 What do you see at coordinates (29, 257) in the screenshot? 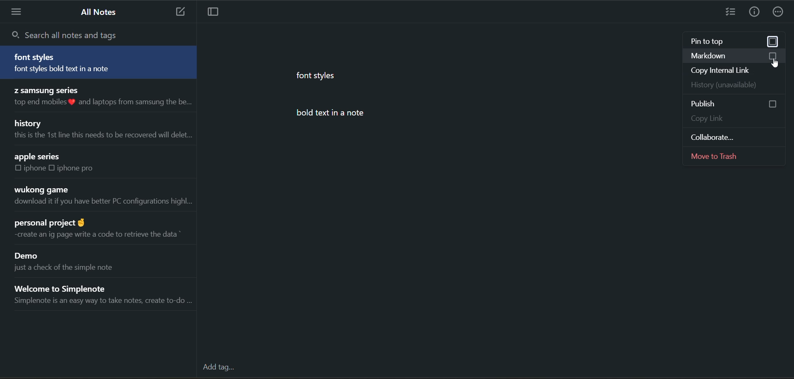
I see `Demo` at bounding box center [29, 257].